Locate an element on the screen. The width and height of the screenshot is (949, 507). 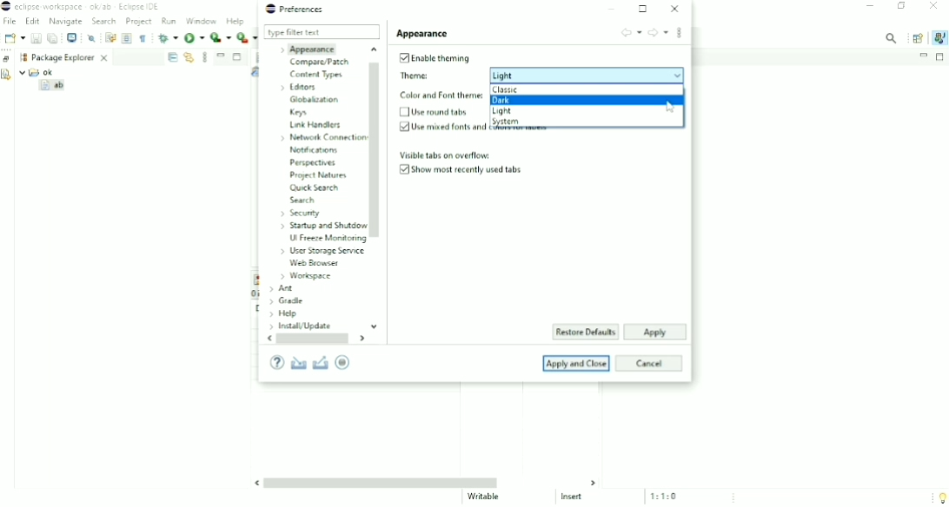
ab is located at coordinates (54, 87).